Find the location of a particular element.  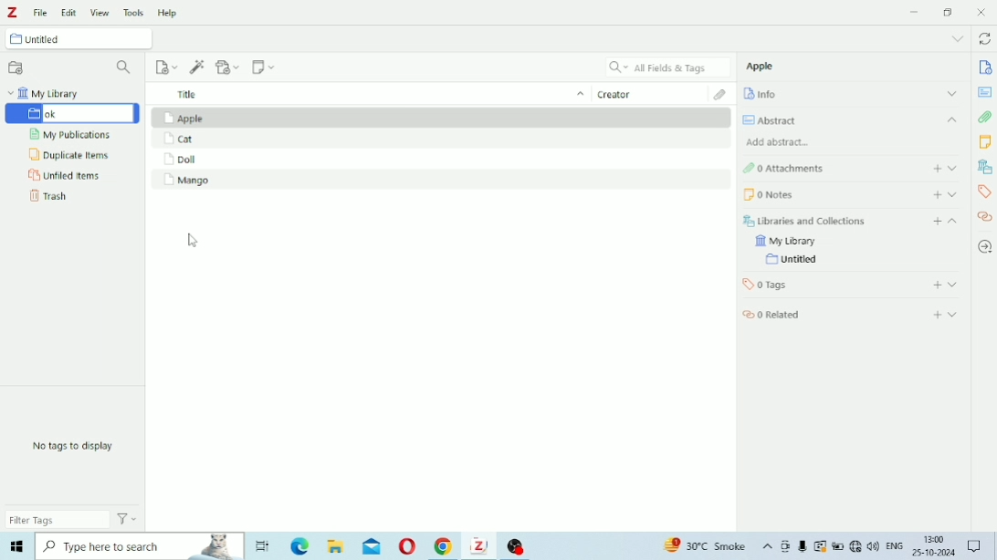

 is located at coordinates (405, 544).